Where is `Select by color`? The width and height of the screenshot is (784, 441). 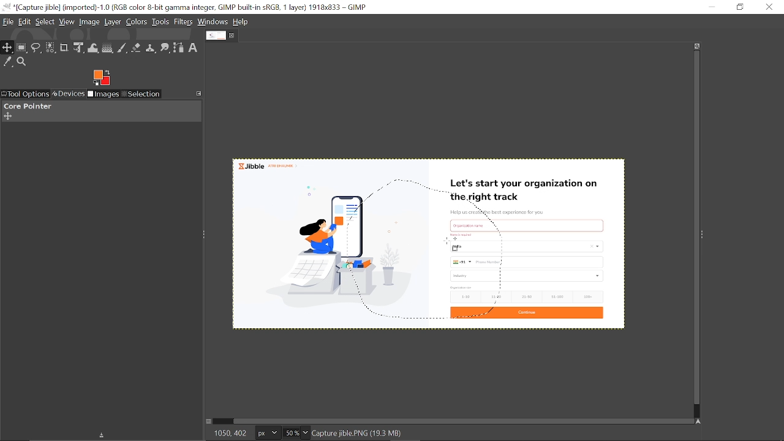
Select by color is located at coordinates (51, 48).